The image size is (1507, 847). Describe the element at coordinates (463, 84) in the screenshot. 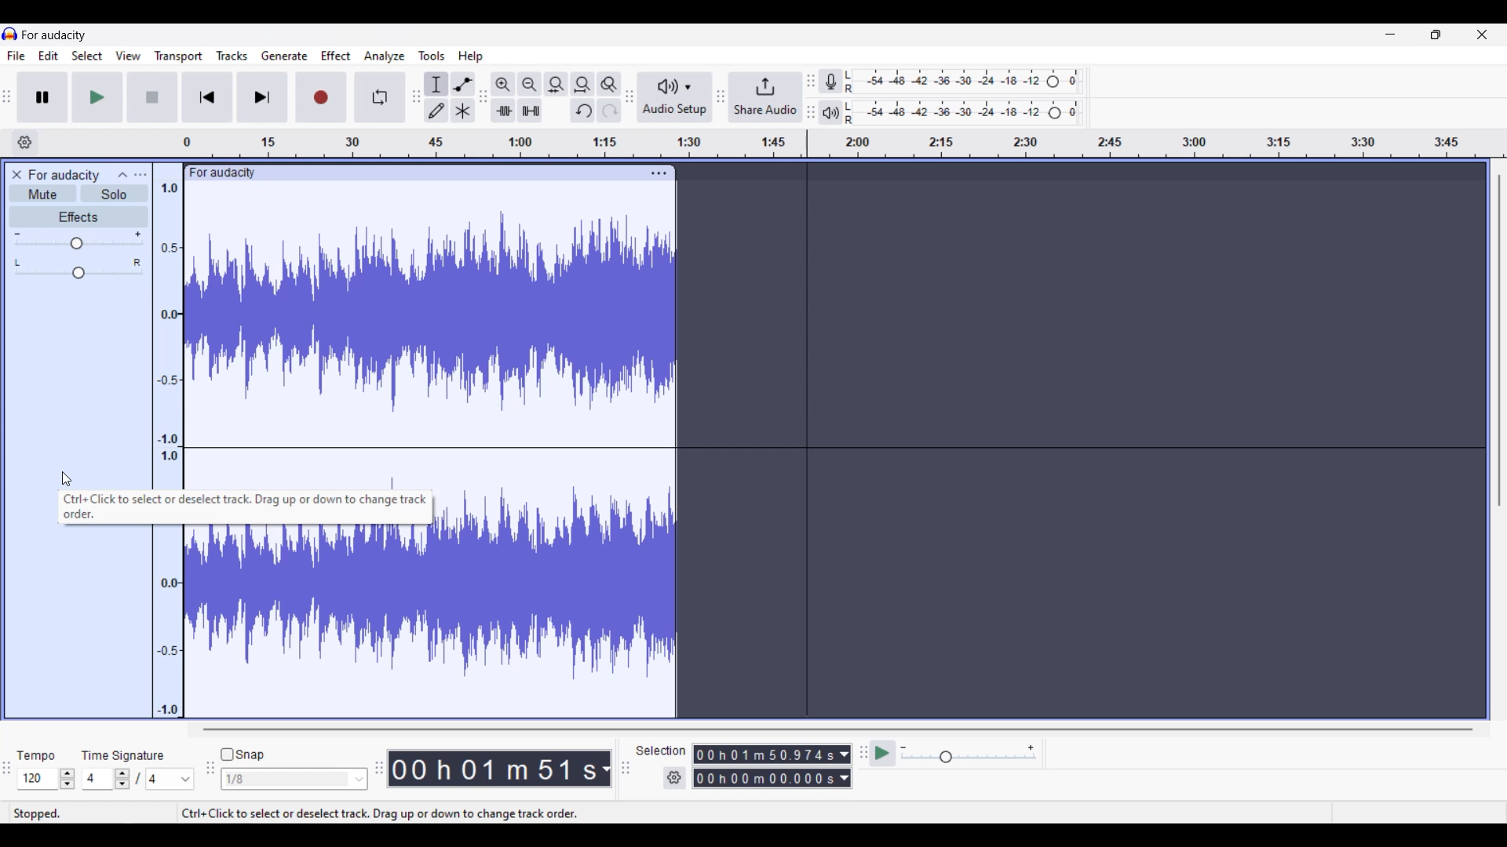

I see `Envelop tool` at that location.